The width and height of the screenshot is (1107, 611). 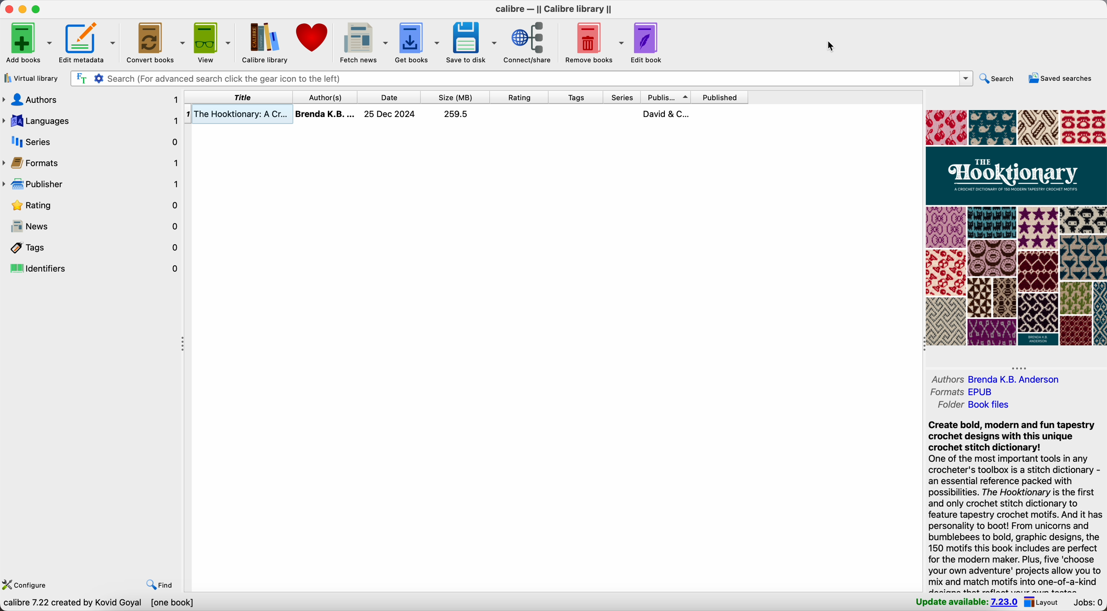 What do you see at coordinates (314, 38) in the screenshot?
I see `donate` at bounding box center [314, 38].